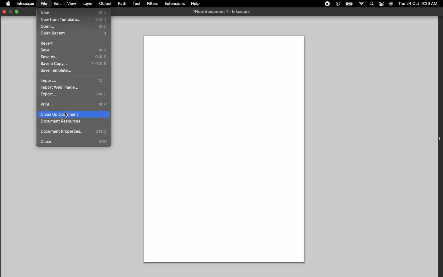 Image resolution: width=443 pixels, height=277 pixels. I want to click on Save template, so click(57, 70).